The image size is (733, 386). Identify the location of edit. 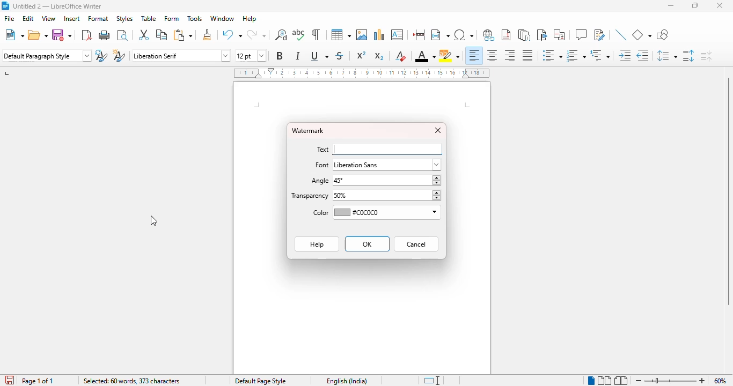
(28, 18).